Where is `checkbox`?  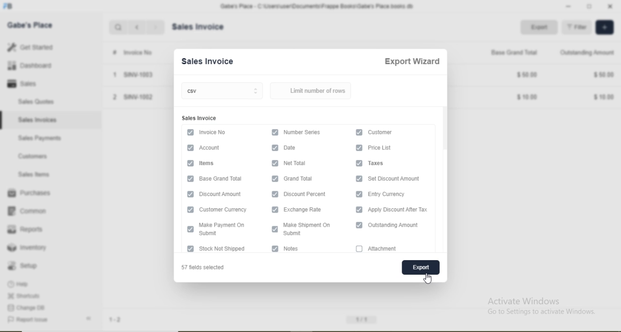 checkbox is located at coordinates (359, 194).